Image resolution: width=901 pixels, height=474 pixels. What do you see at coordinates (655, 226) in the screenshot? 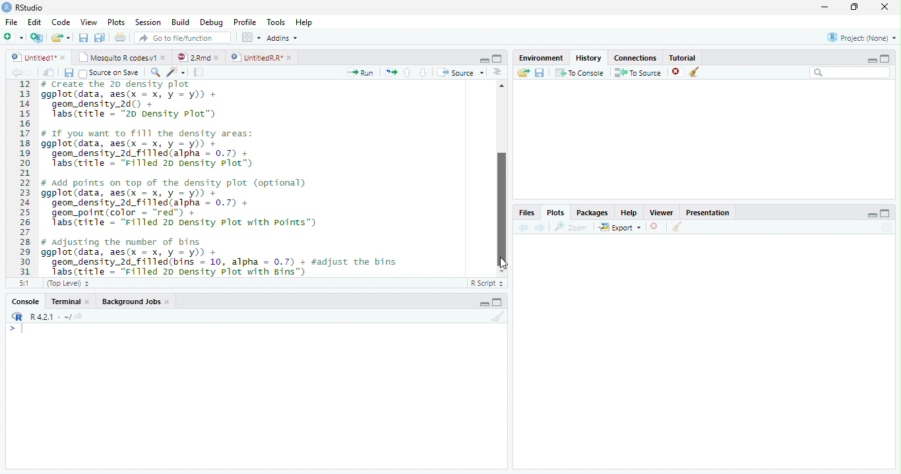
I see `close` at bounding box center [655, 226].